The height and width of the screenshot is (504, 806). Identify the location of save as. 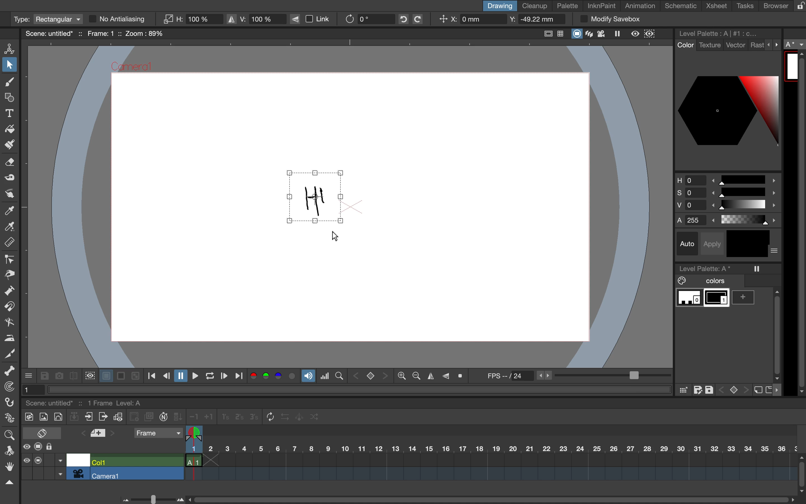
(698, 390).